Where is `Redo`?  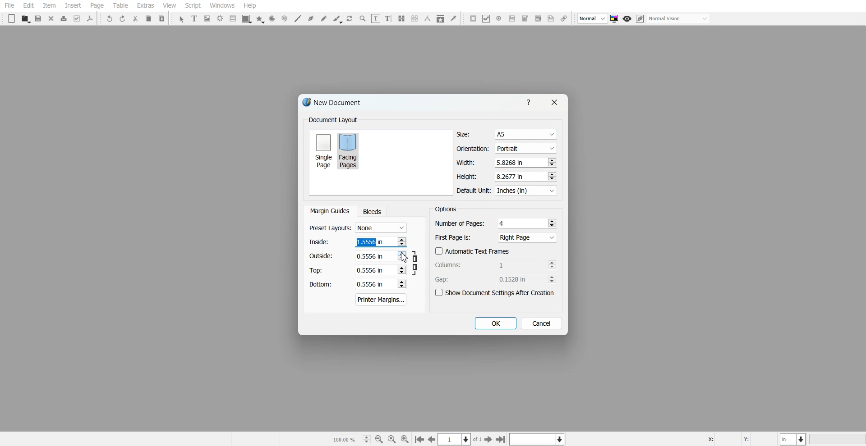
Redo is located at coordinates (122, 18).